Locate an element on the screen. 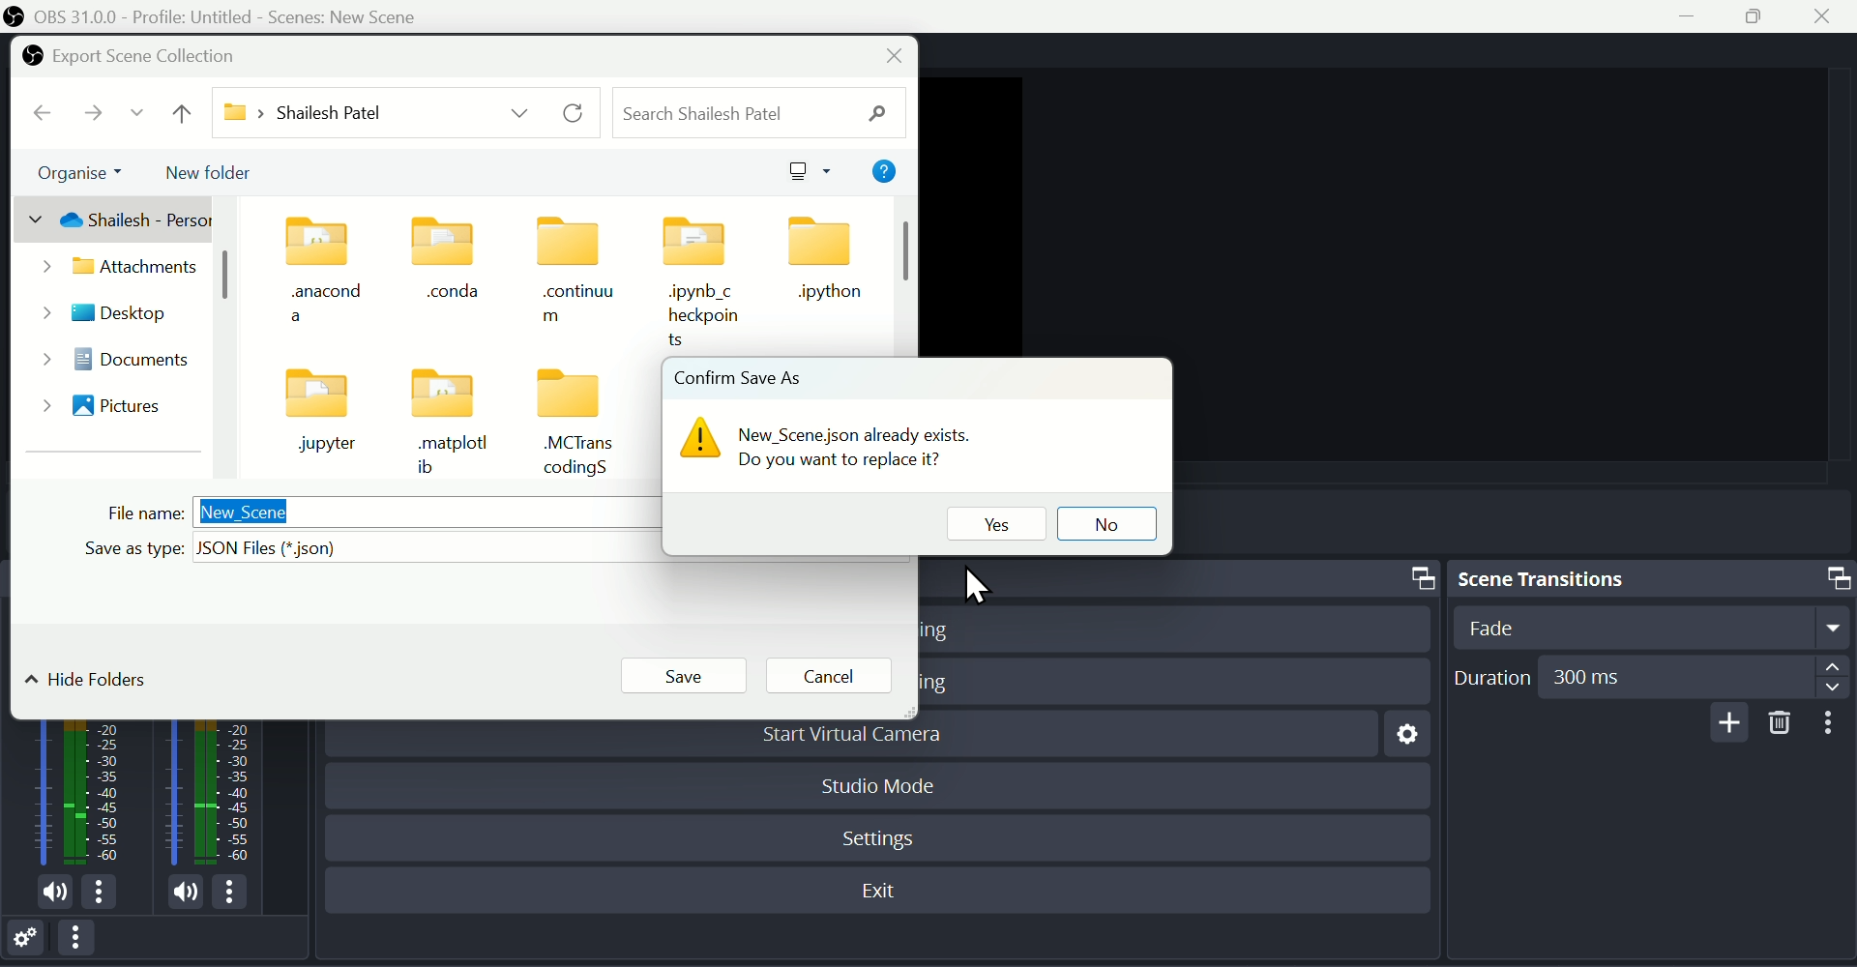  minimise is located at coordinates (1694, 18).